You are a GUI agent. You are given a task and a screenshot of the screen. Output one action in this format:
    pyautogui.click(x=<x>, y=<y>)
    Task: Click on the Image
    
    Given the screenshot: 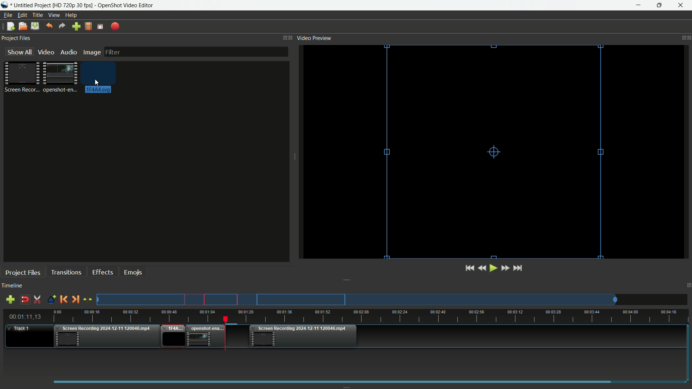 What is the action you would take?
    pyautogui.click(x=92, y=53)
    